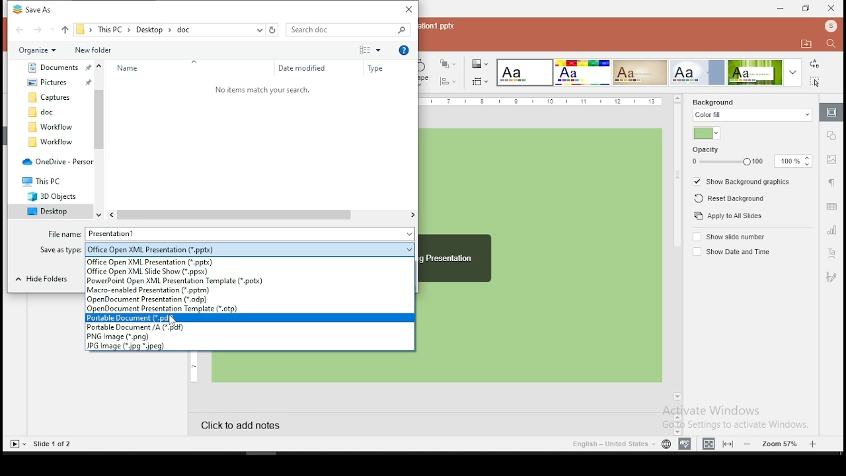 This screenshot has height=476, width=846. I want to click on portable document, so click(250, 318).